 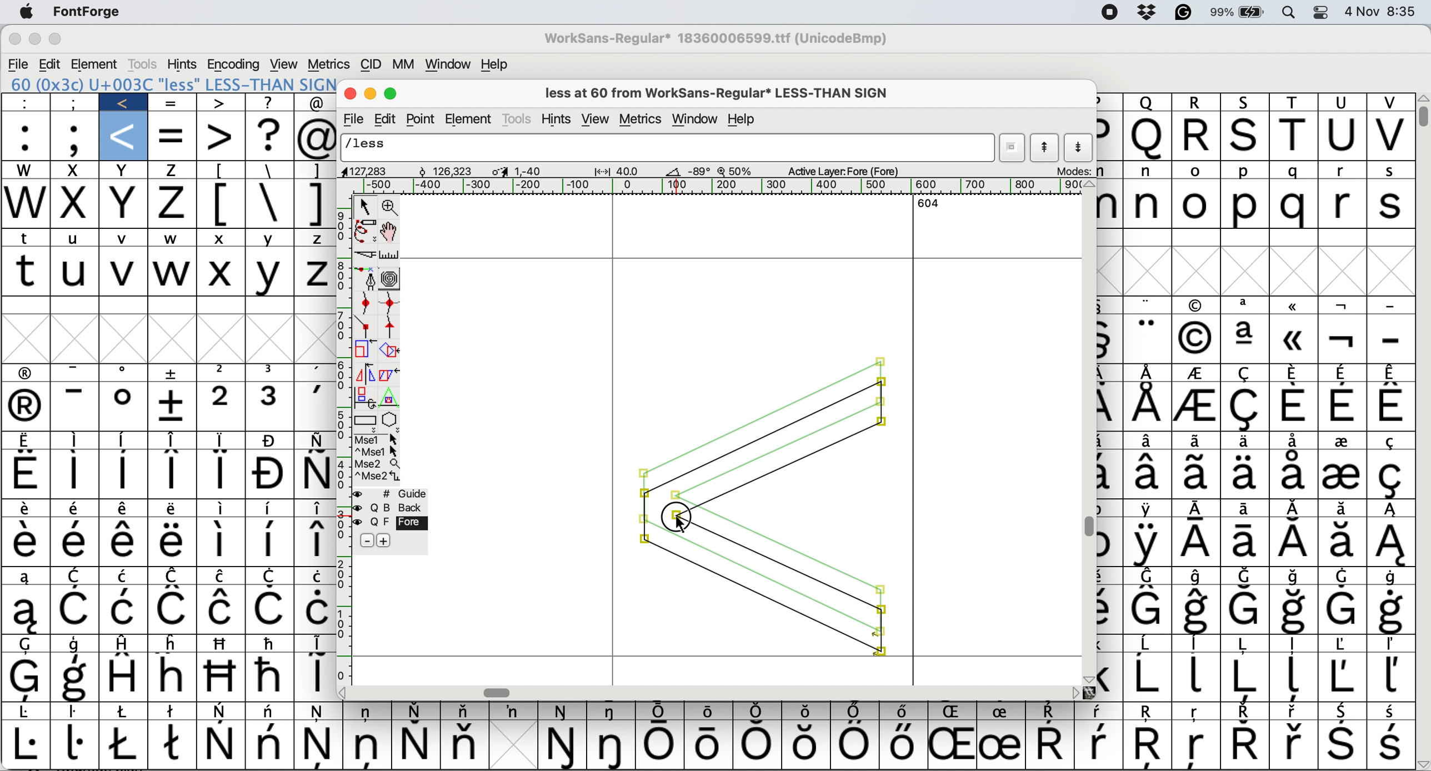 I want to click on Symbol, so click(x=1244, y=510).